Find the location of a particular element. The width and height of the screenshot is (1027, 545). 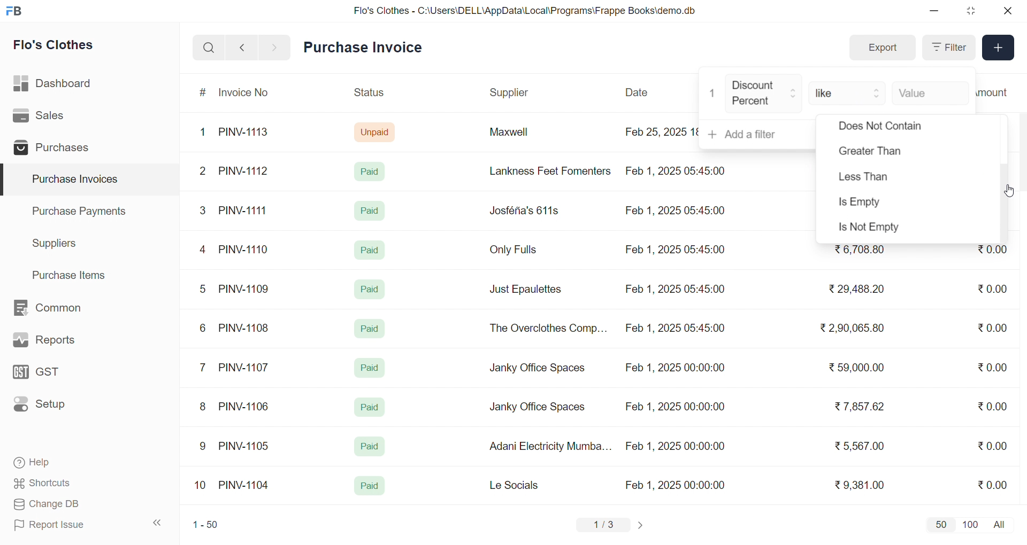

Le Socials is located at coordinates (523, 485).